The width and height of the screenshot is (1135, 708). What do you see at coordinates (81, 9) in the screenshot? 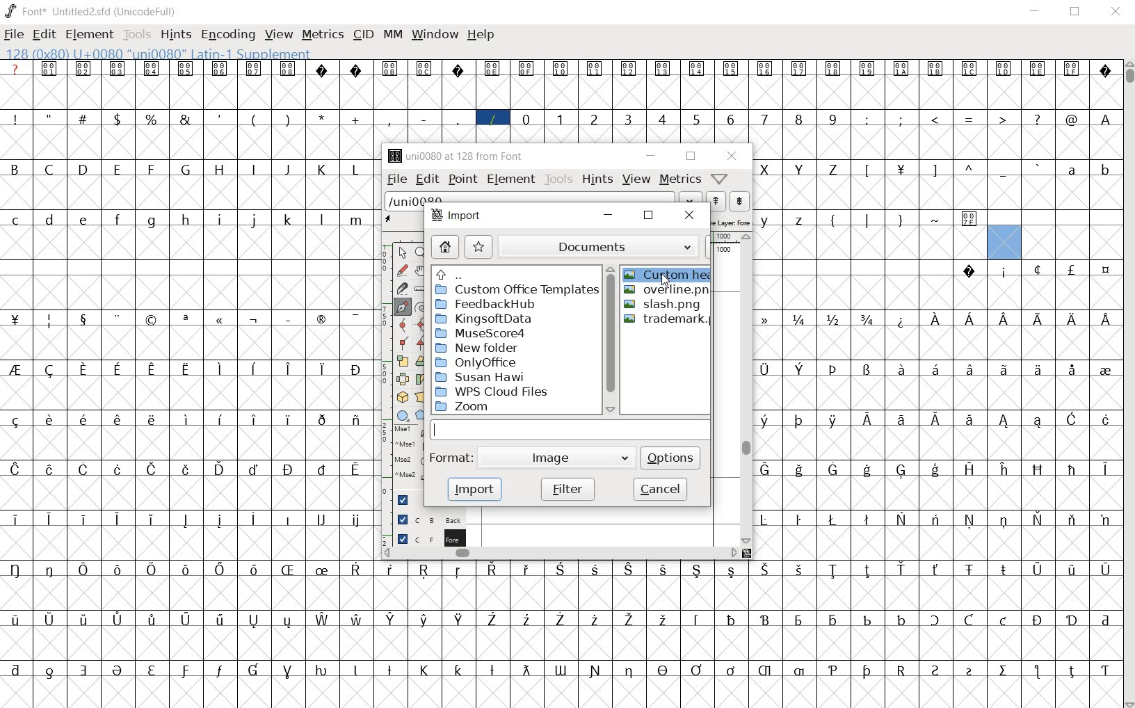
I see `font name` at bounding box center [81, 9].